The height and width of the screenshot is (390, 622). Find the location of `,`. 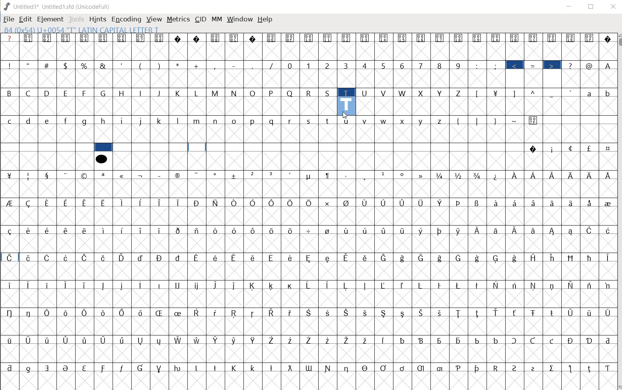

, is located at coordinates (216, 66).